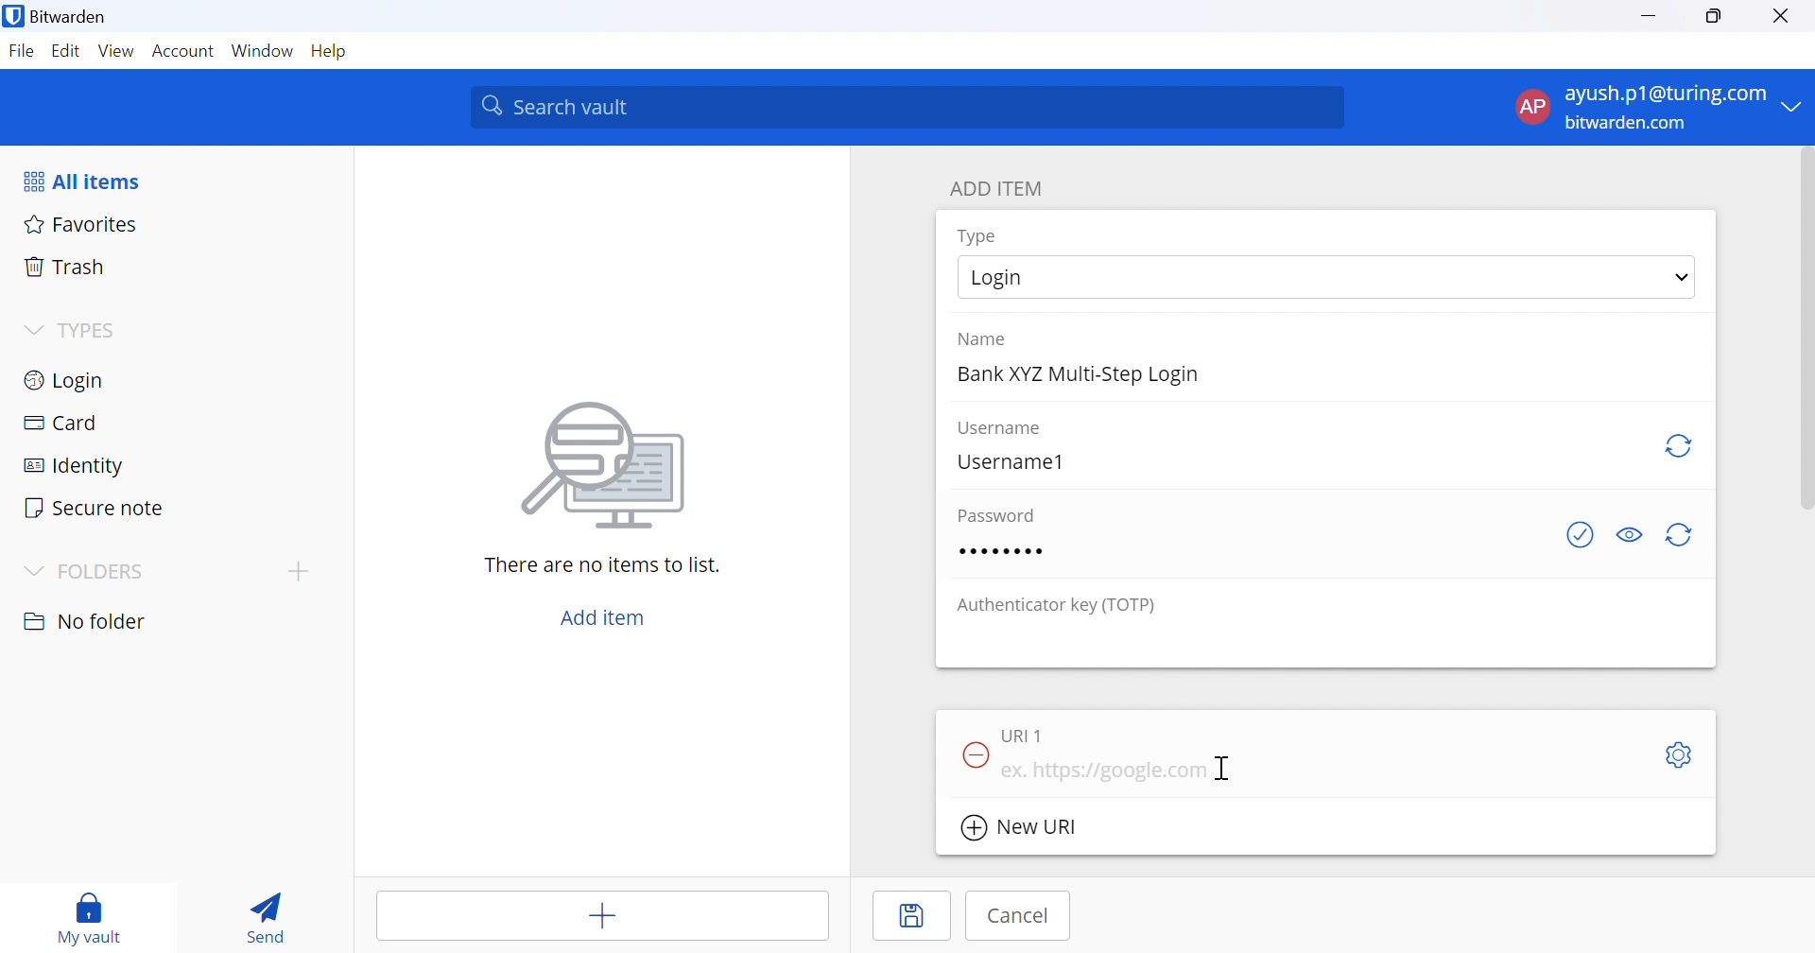  Describe the element at coordinates (1018, 828) in the screenshot. I see `New URI` at that location.